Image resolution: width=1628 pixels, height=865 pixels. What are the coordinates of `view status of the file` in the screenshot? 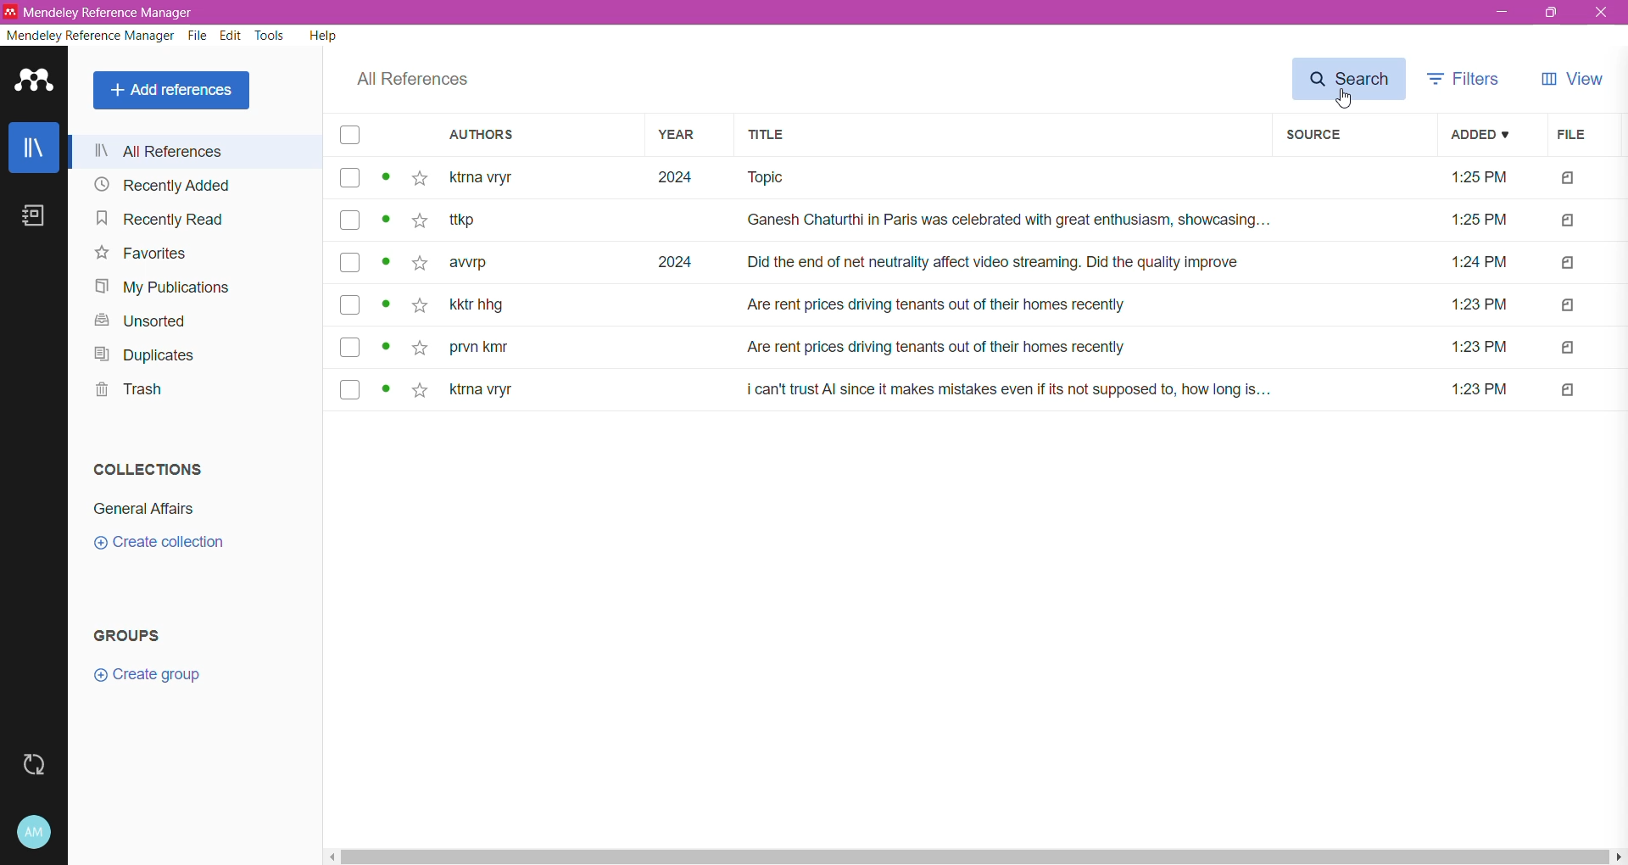 It's located at (387, 391).